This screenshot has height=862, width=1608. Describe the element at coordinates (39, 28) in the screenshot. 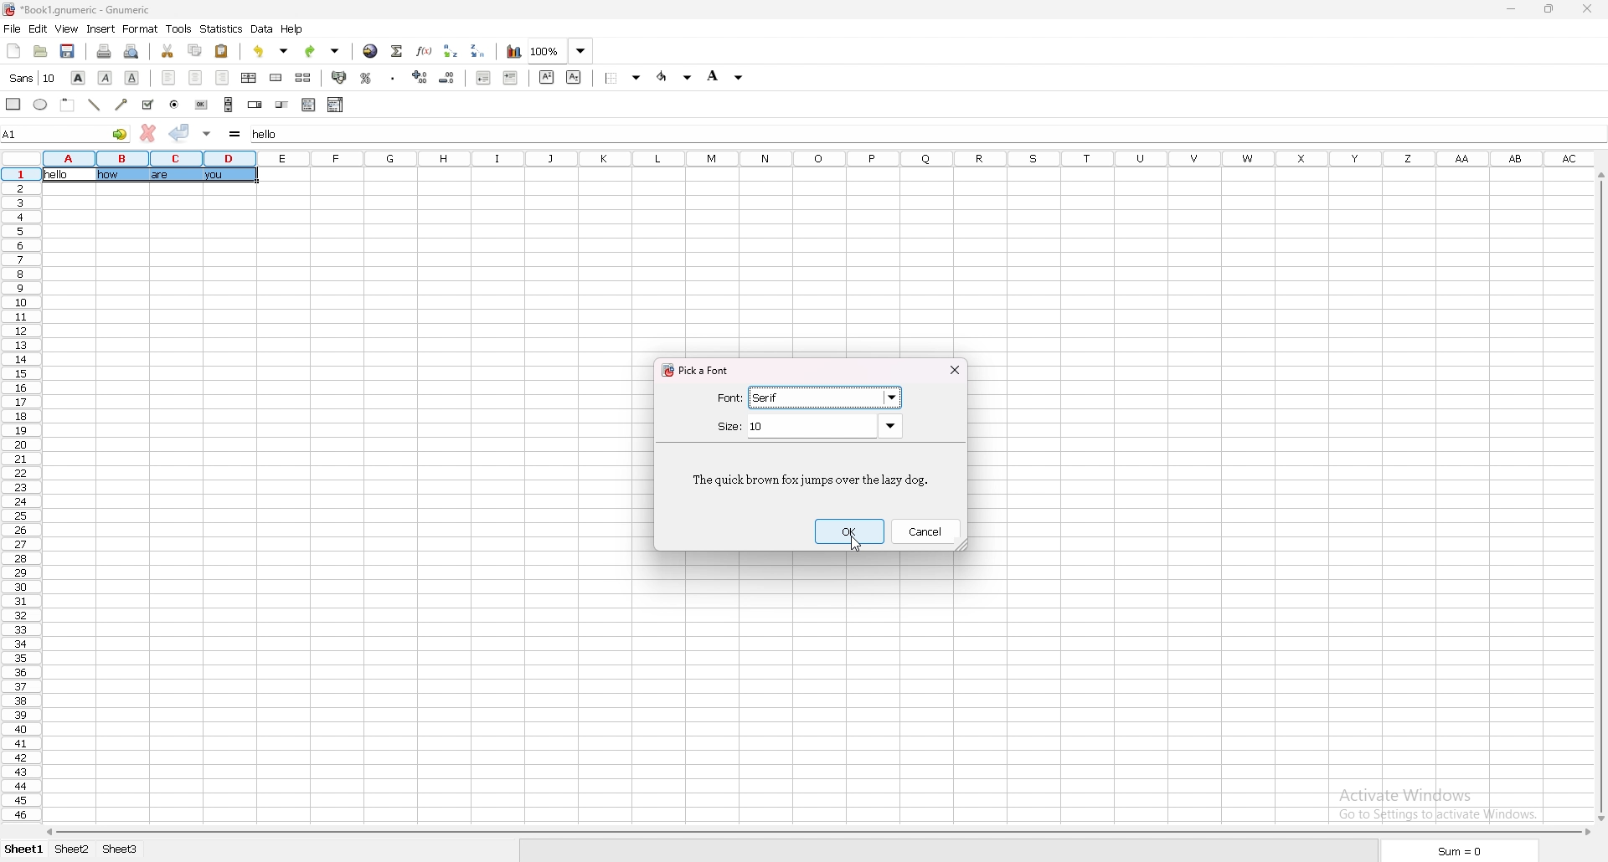

I see `edit` at that location.